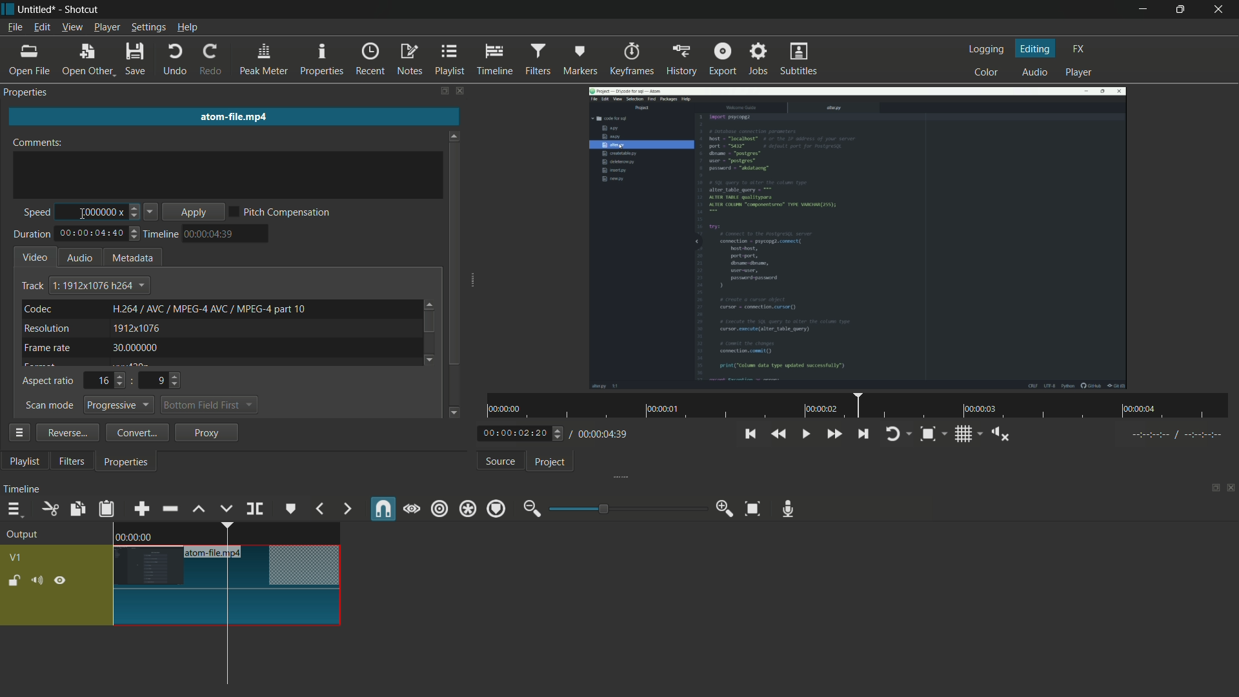 The height and width of the screenshot is (697, 1239). Describe the element at coordinates (38, 580) in the screenshot. I see `mute` at that location.